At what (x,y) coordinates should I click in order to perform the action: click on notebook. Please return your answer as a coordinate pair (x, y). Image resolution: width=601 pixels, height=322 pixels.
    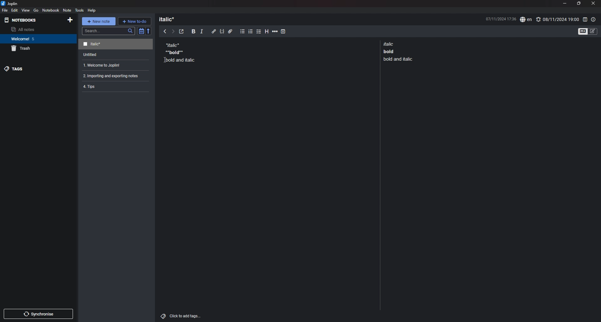
    Looking at the image, I should click on (38, 39).